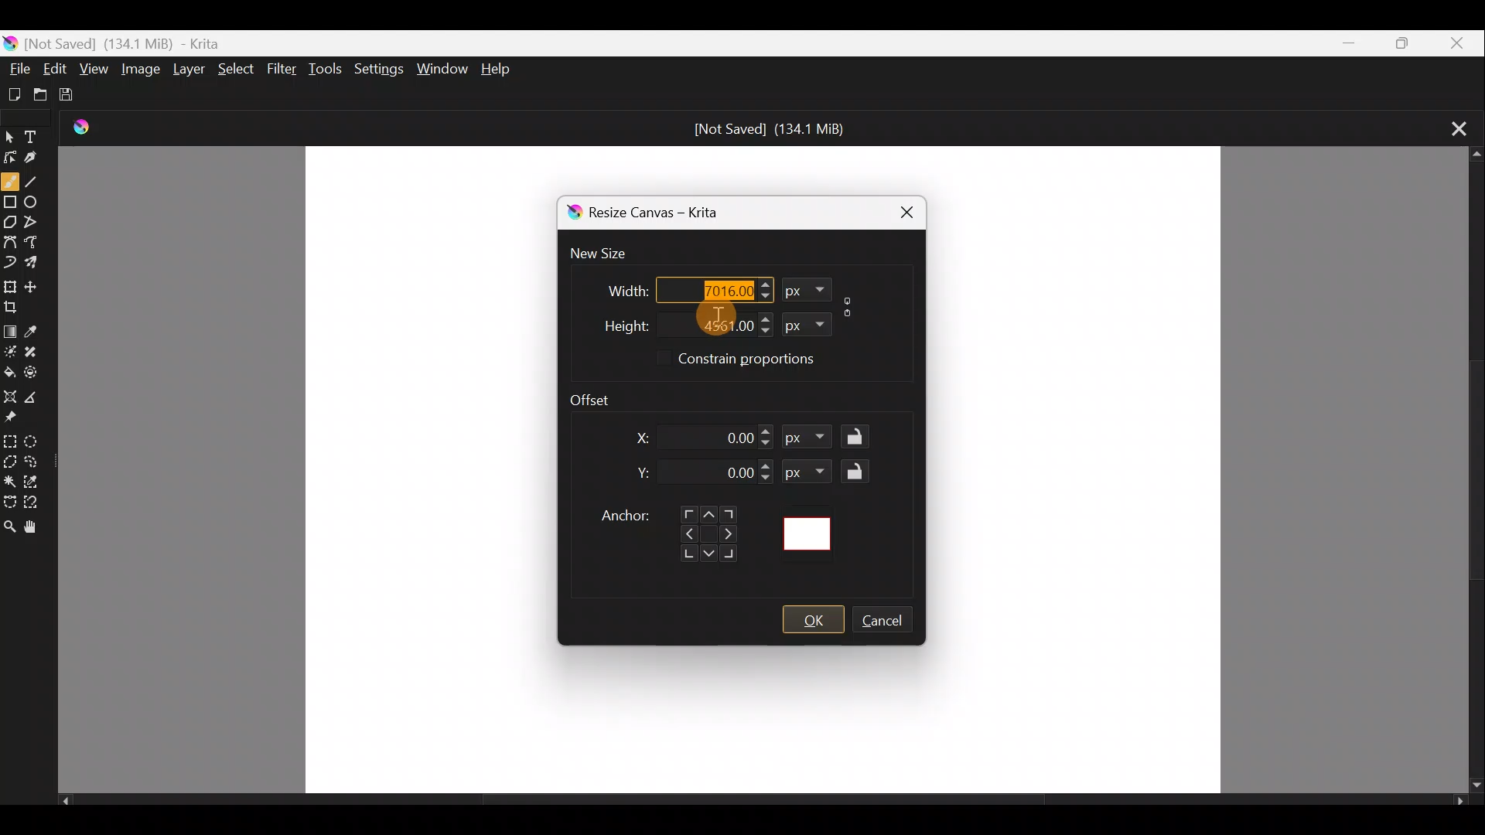 This screenshot has height=835, width=1485. What do you see at coordinates (12, 419) in the screenshot?
I see `Reference images tool` at bounding box center [12, 419].